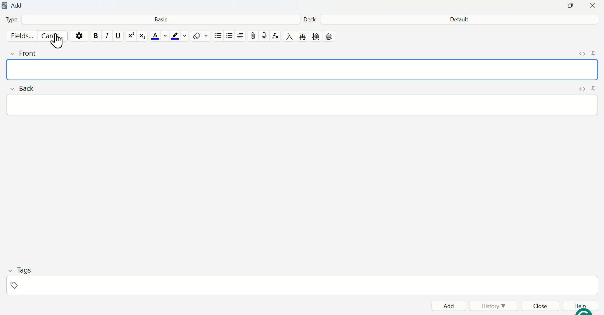  I want to click on Fields , so click(20, 35).